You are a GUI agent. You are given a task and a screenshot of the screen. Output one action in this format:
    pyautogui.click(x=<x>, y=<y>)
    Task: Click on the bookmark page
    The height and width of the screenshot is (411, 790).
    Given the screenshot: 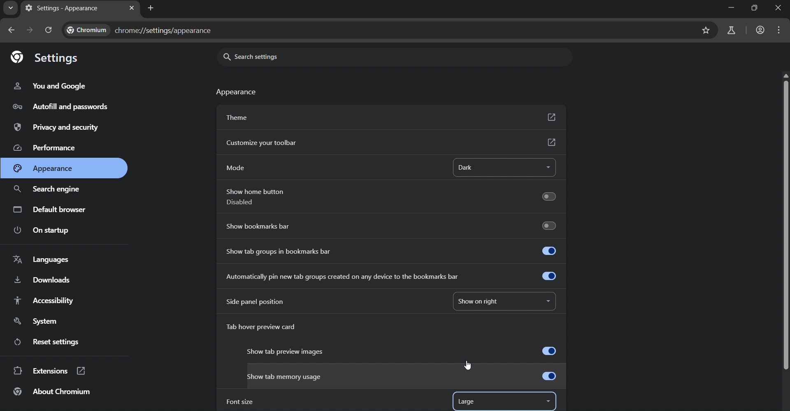 What is the action you would take?
    pyautogui.click(x=705, y=31)
    